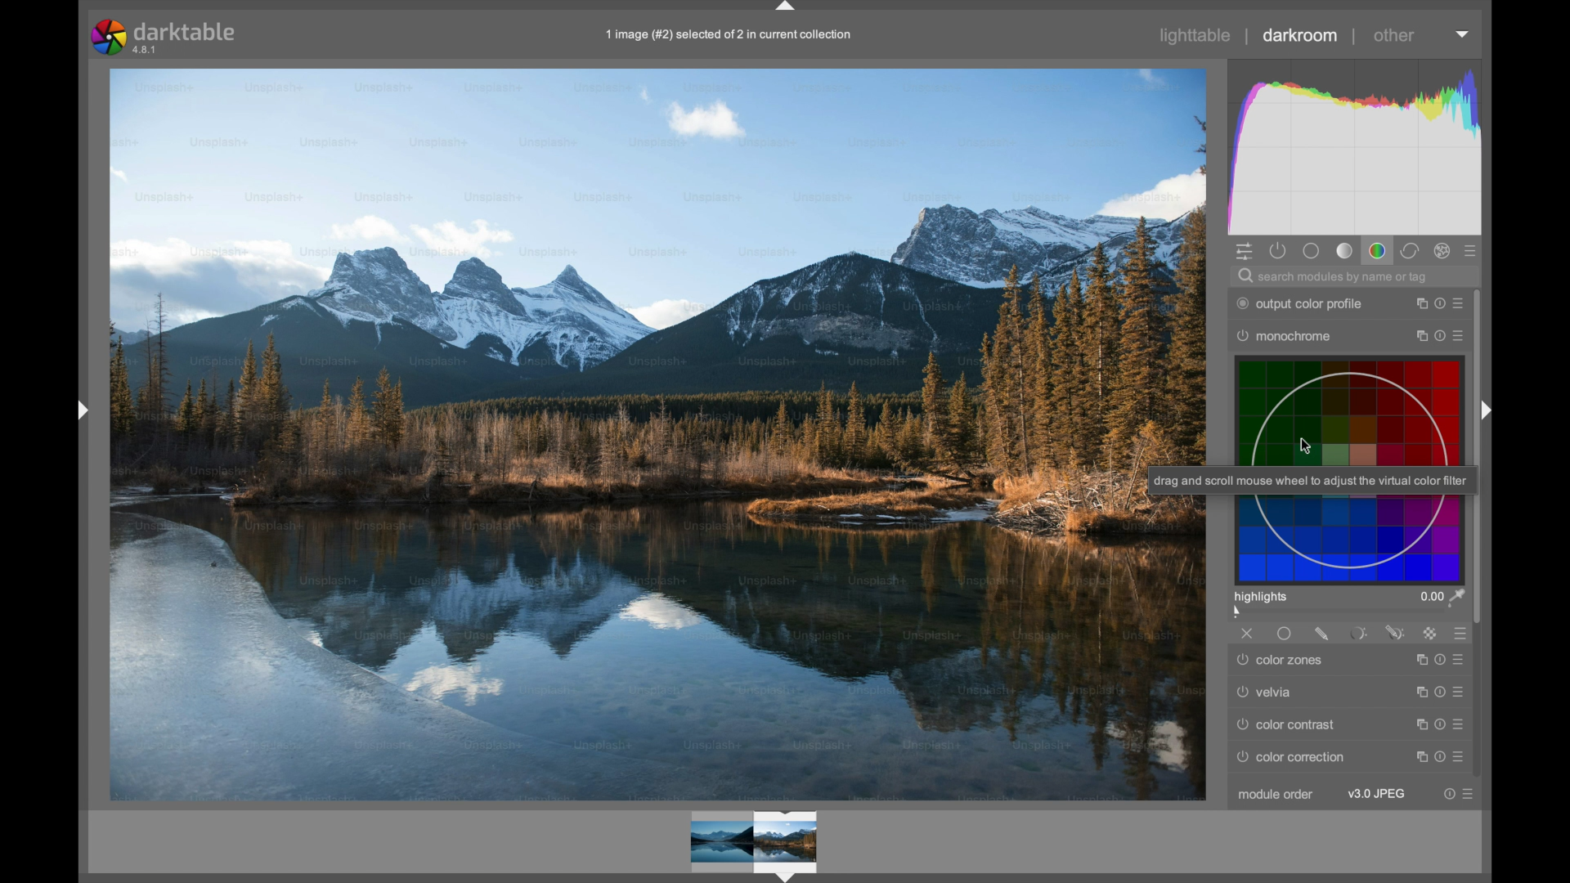 The height and width of the screenshot is (883, 1570). Describe the element at coordinates (1264, 693) in the screenshot. I see `velvia` at that location.